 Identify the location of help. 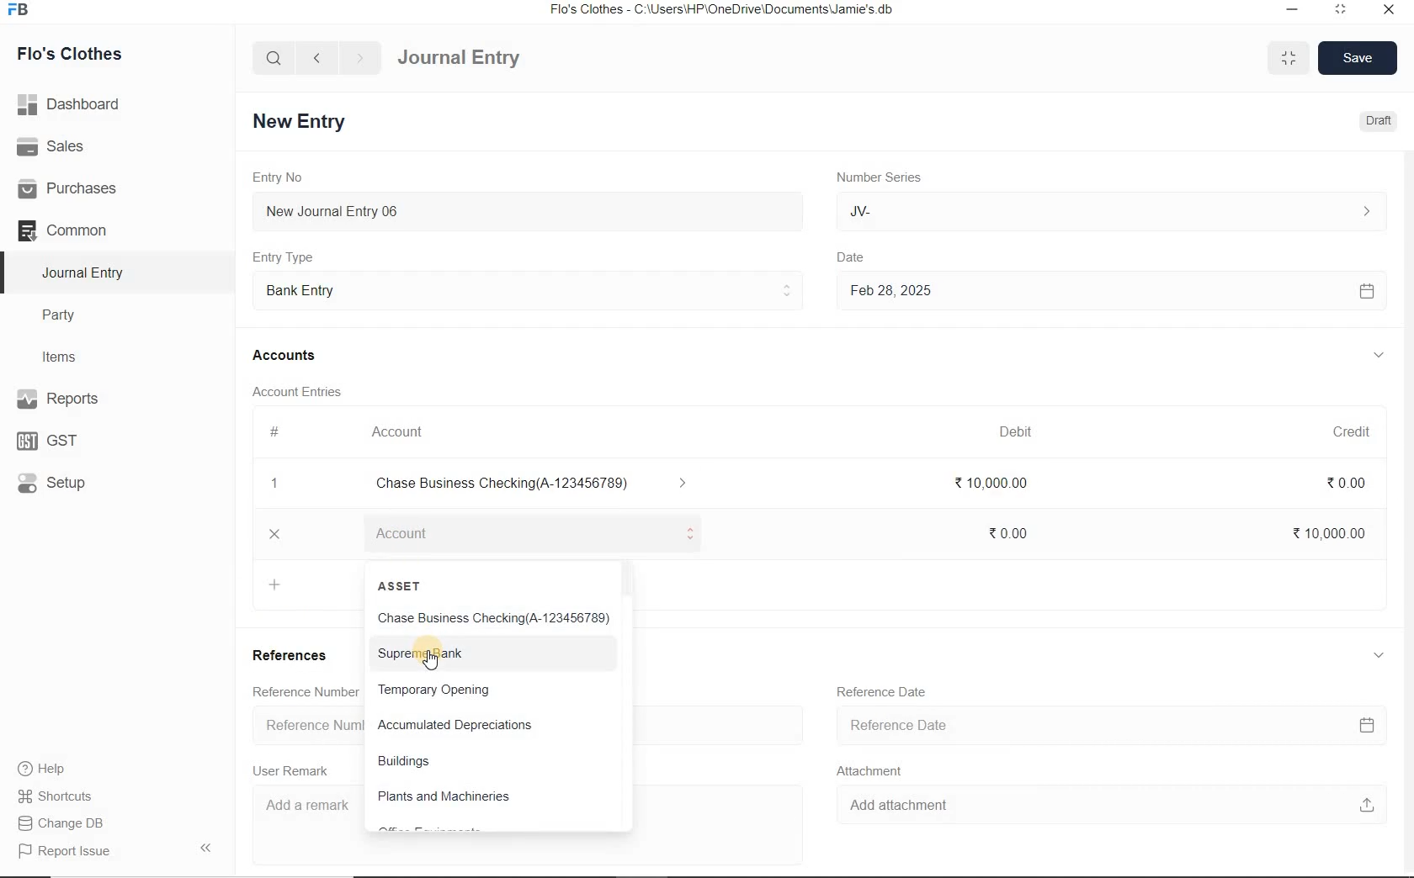
(42, 769).